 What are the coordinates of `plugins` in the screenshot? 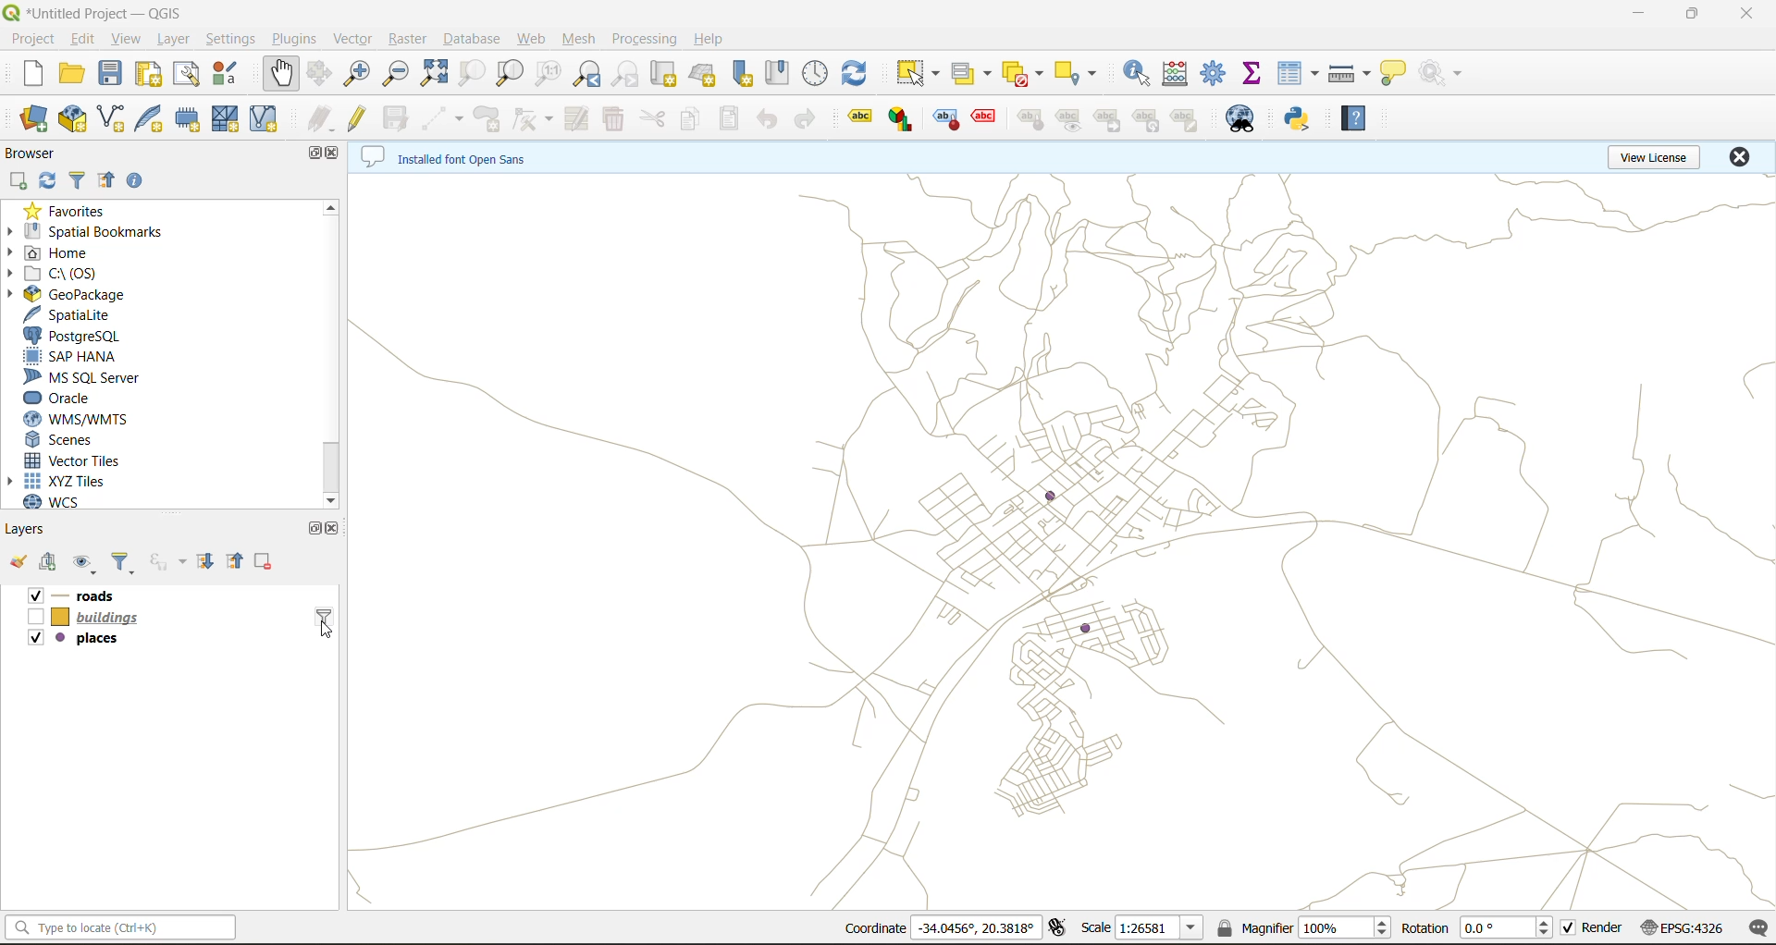 It's located at (293, 39).